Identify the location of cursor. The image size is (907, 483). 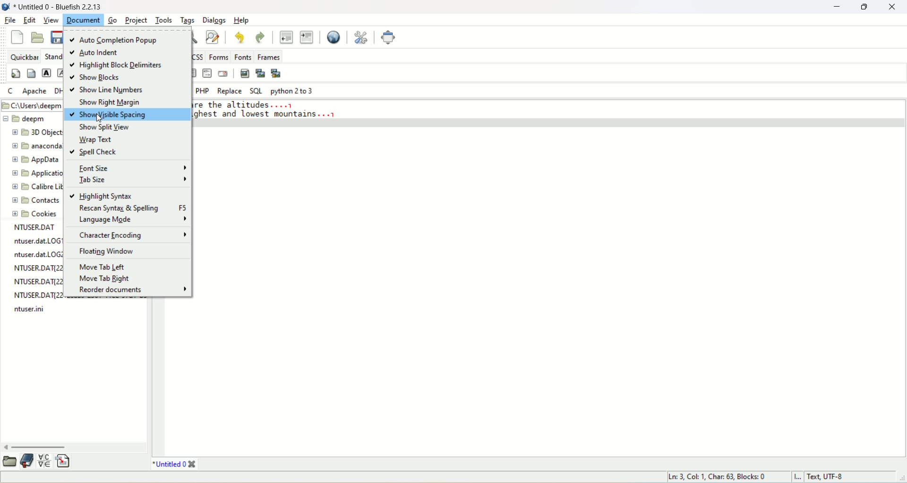
(107, 124).